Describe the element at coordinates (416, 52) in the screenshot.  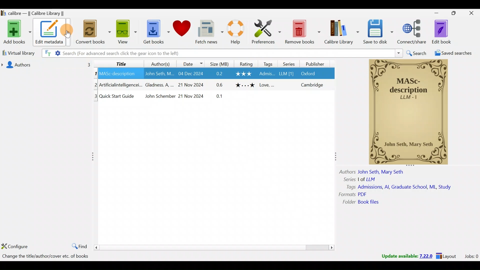
I see `Search` at that location.